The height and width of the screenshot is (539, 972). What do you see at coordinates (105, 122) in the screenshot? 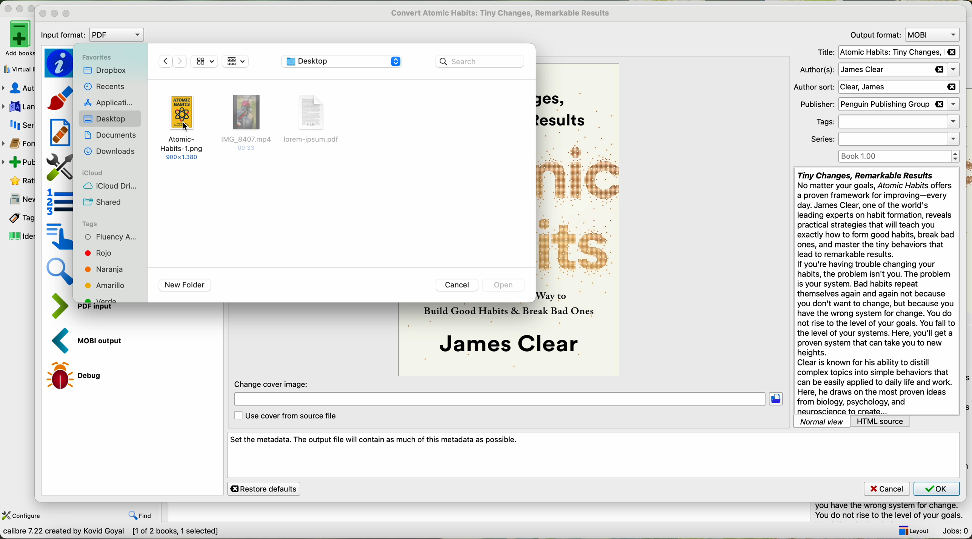
I see `click on desktop` at bounding box center [105, 122].